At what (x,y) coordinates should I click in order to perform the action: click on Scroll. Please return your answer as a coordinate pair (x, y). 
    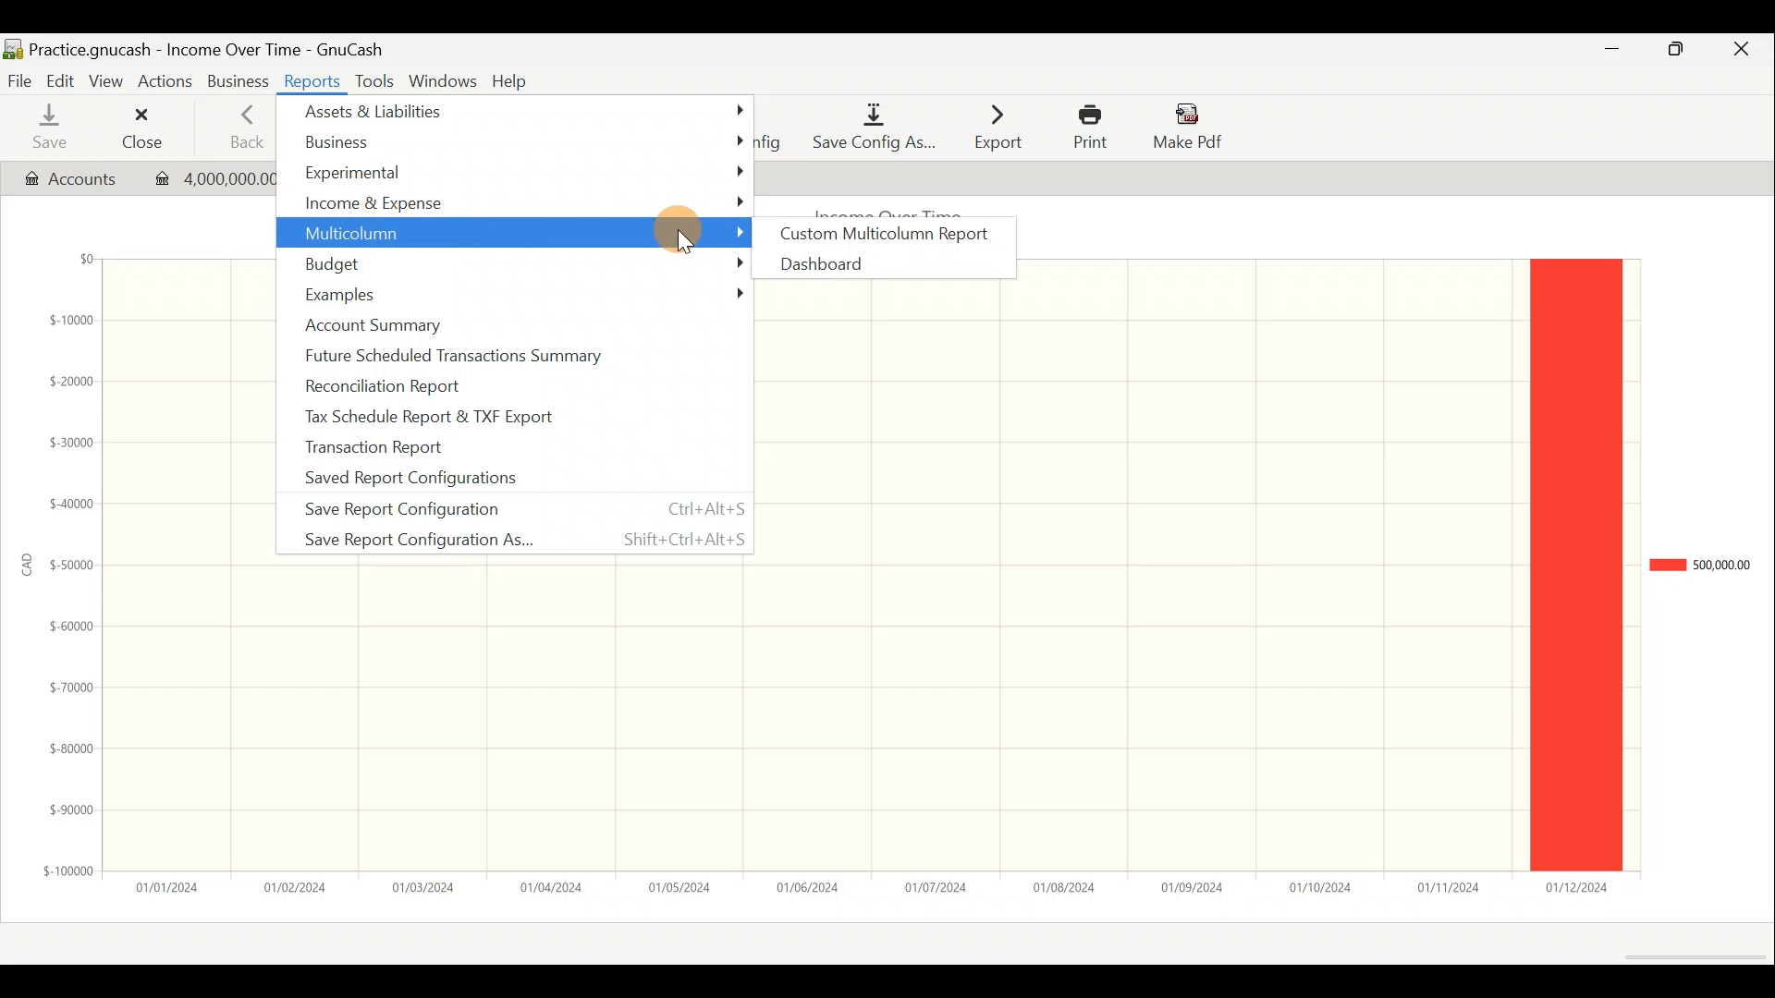
    Looking at the image, I should click on (1690, 959).